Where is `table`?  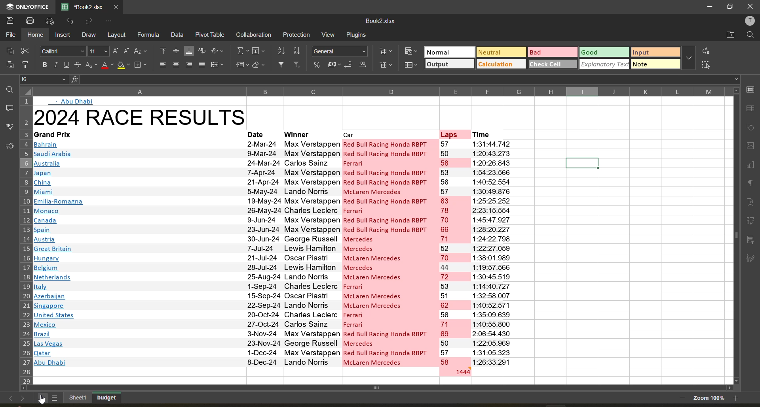
table is located at coordinates (750, 109).